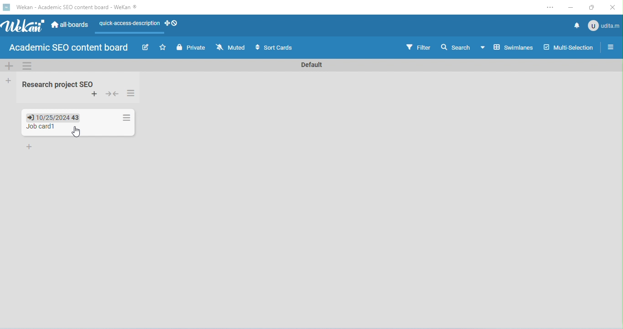 This screenshot has width=623, height=329. I want to click on add card to top of list, so click(94, 94).